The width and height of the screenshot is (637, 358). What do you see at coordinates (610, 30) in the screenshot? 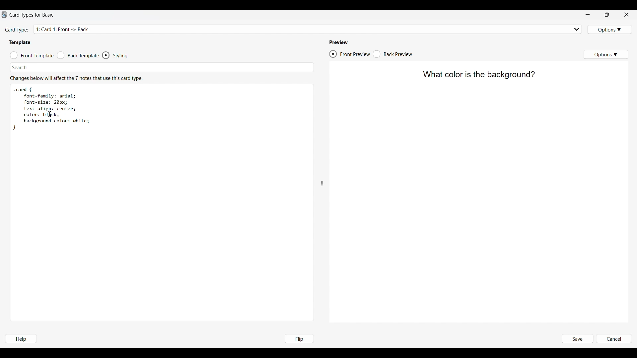
I see `Card type options` at bounding box center [610, 30].